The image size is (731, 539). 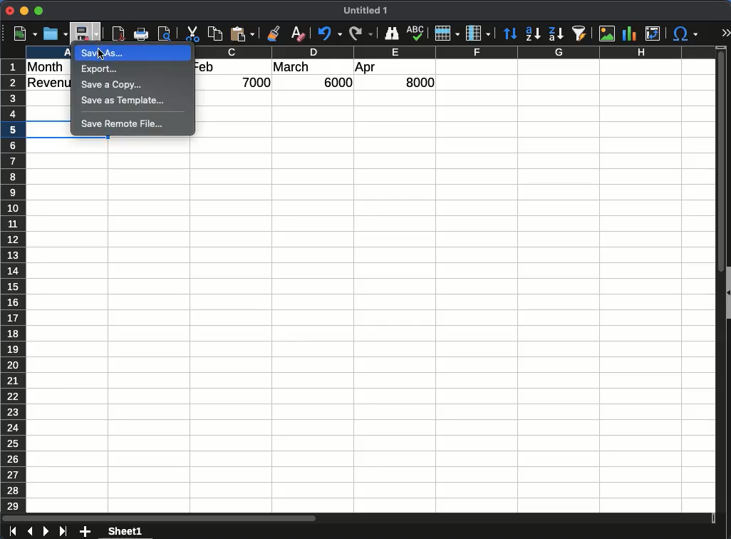 What do you see at coordinates (40, 11) in the screenshot?
I see `maximize` at bounding box center [40, 11].